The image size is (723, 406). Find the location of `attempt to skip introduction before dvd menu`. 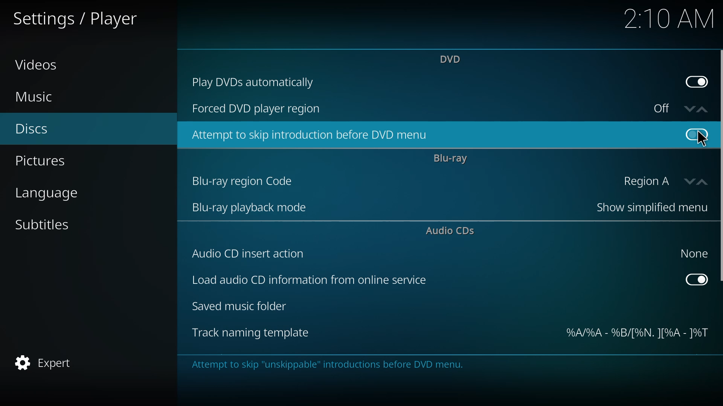

attempt to skip introduction before dvd menu is located at coordinates (317, 135).